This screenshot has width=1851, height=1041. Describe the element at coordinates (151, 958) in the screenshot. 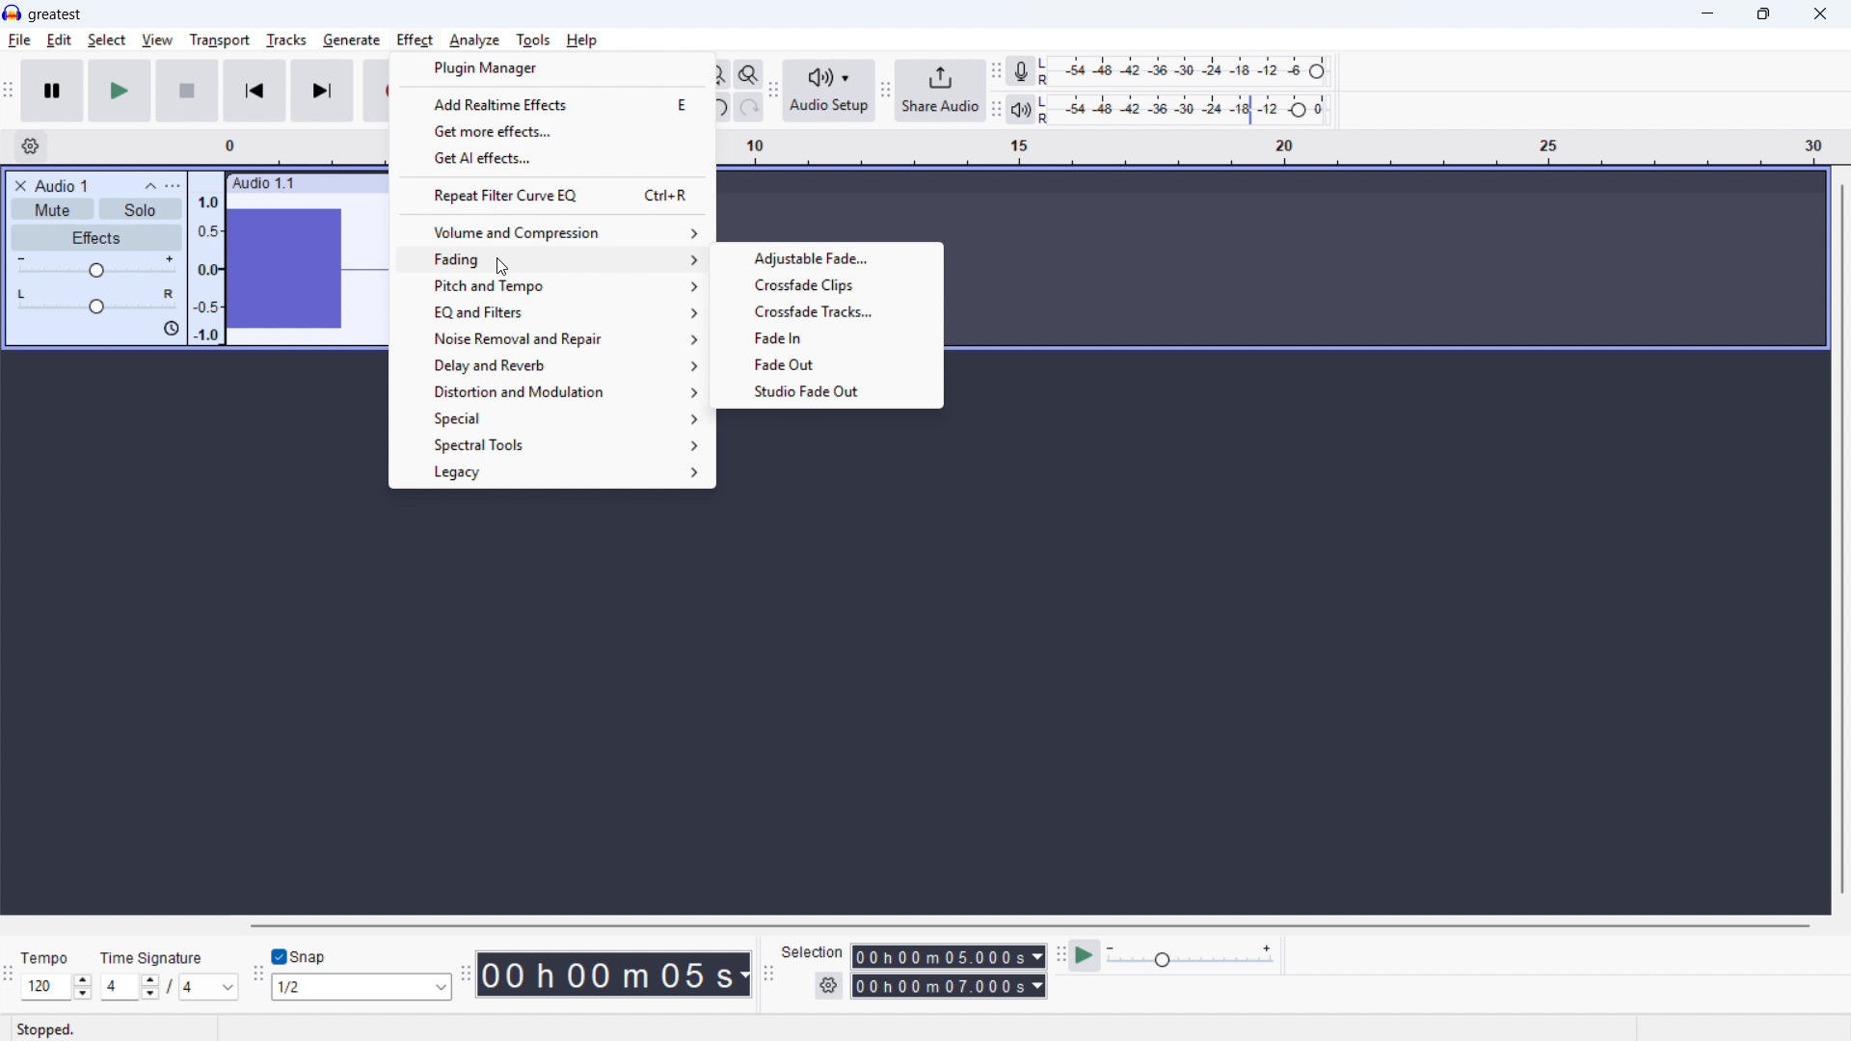

I see `` at that location.